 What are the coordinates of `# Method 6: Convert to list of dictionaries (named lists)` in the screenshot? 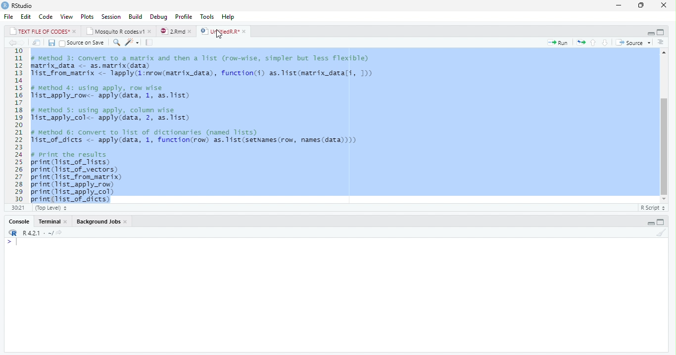 It's located at (149, 132).